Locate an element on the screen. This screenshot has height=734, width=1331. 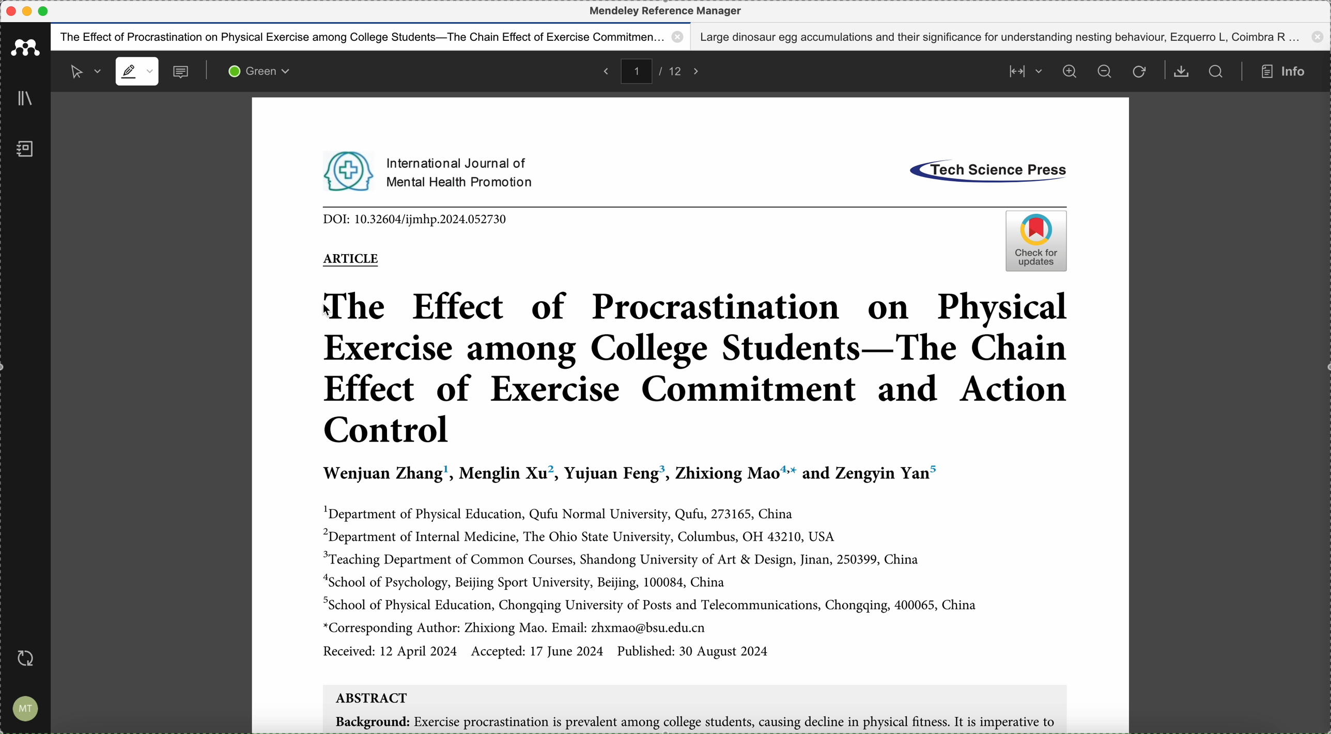
pdf opened is located at coordinates (693, 415).